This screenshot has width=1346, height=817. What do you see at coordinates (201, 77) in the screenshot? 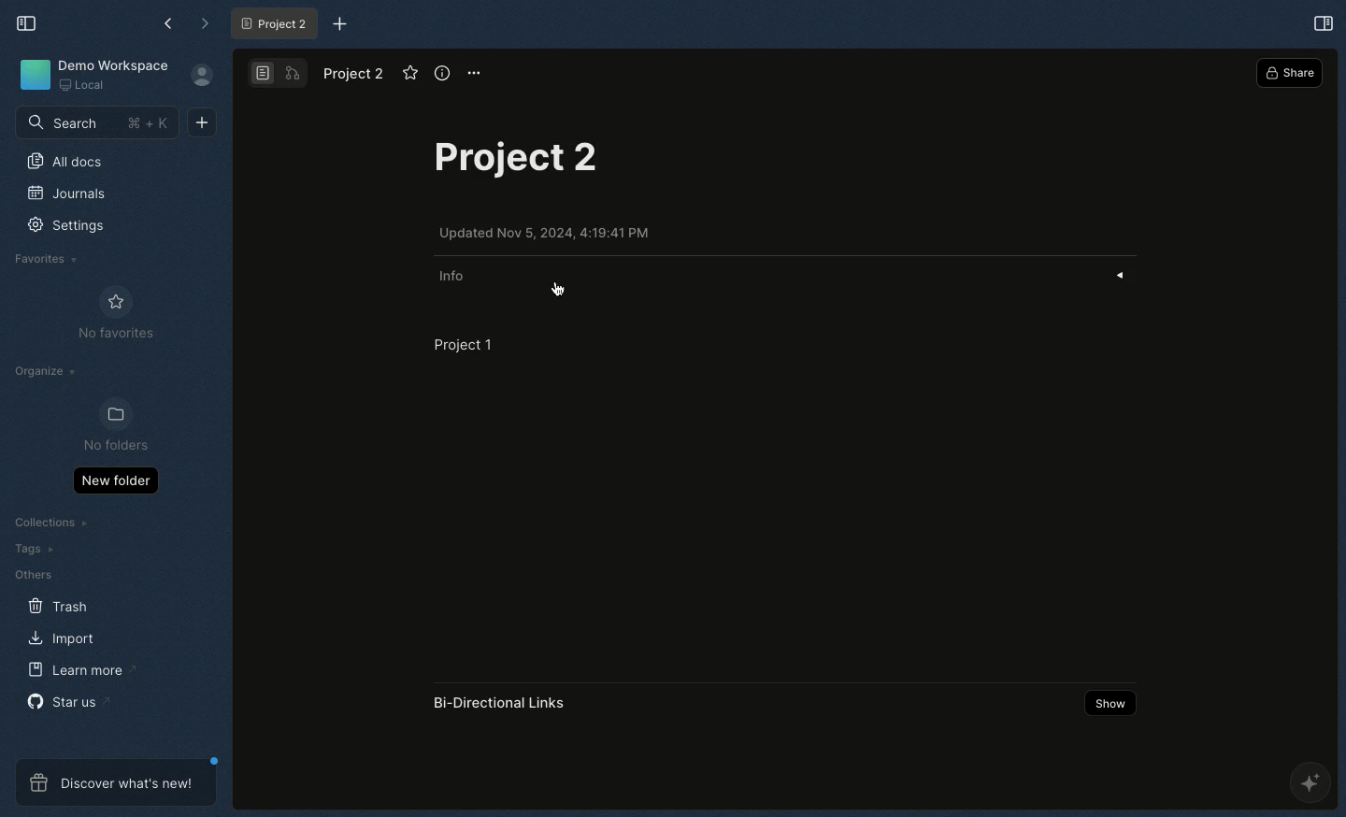
I see `User` at bounding box center [201, 77].